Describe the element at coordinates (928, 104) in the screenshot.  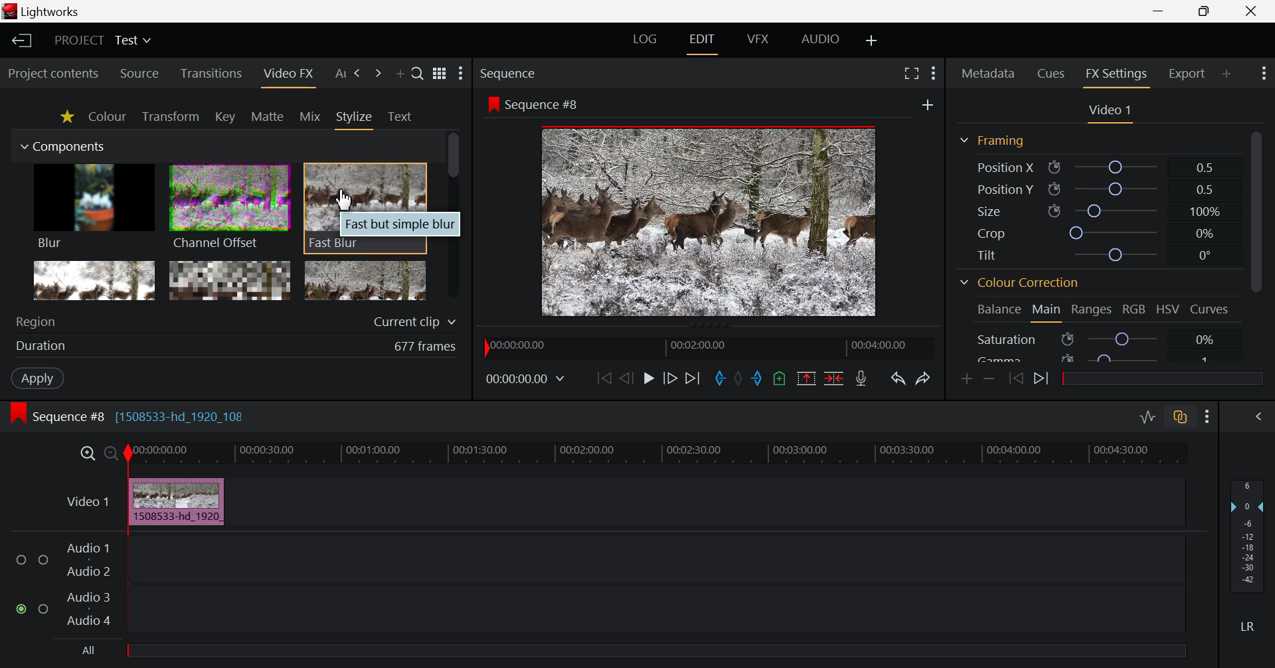
I see `Add` at that location.